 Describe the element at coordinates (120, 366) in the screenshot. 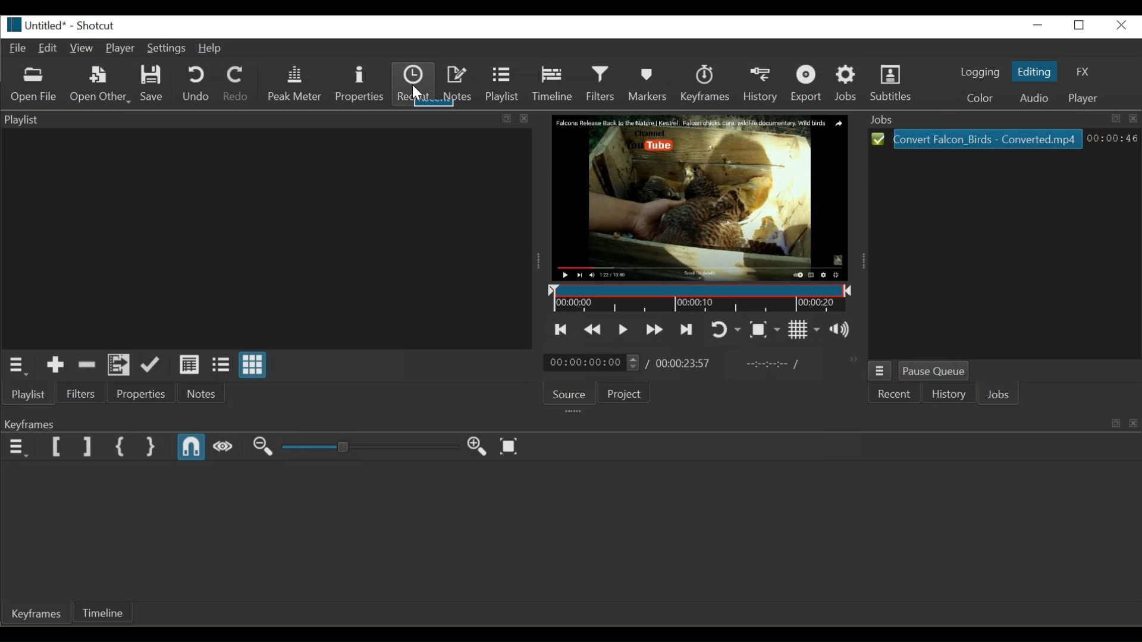

I see `Add files to the Playlist ` at that location.